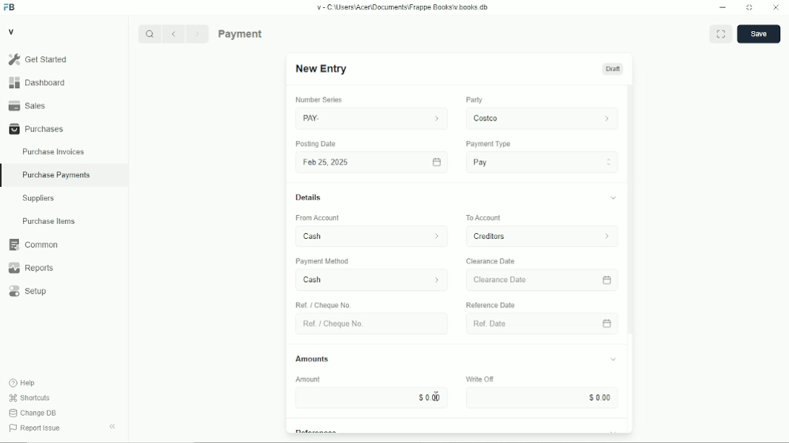 The height and width of the screenshot is (443, 789). Describe the element at coordinates (609, 278) in the screenshot. I see `calender` at that location.